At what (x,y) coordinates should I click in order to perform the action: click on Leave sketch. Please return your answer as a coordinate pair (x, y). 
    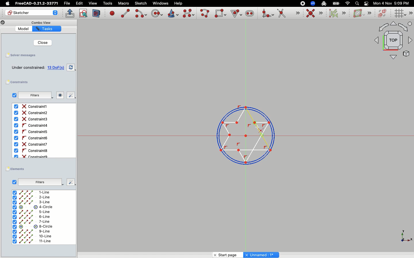
    Looking at the image, I should click on (69, 13).